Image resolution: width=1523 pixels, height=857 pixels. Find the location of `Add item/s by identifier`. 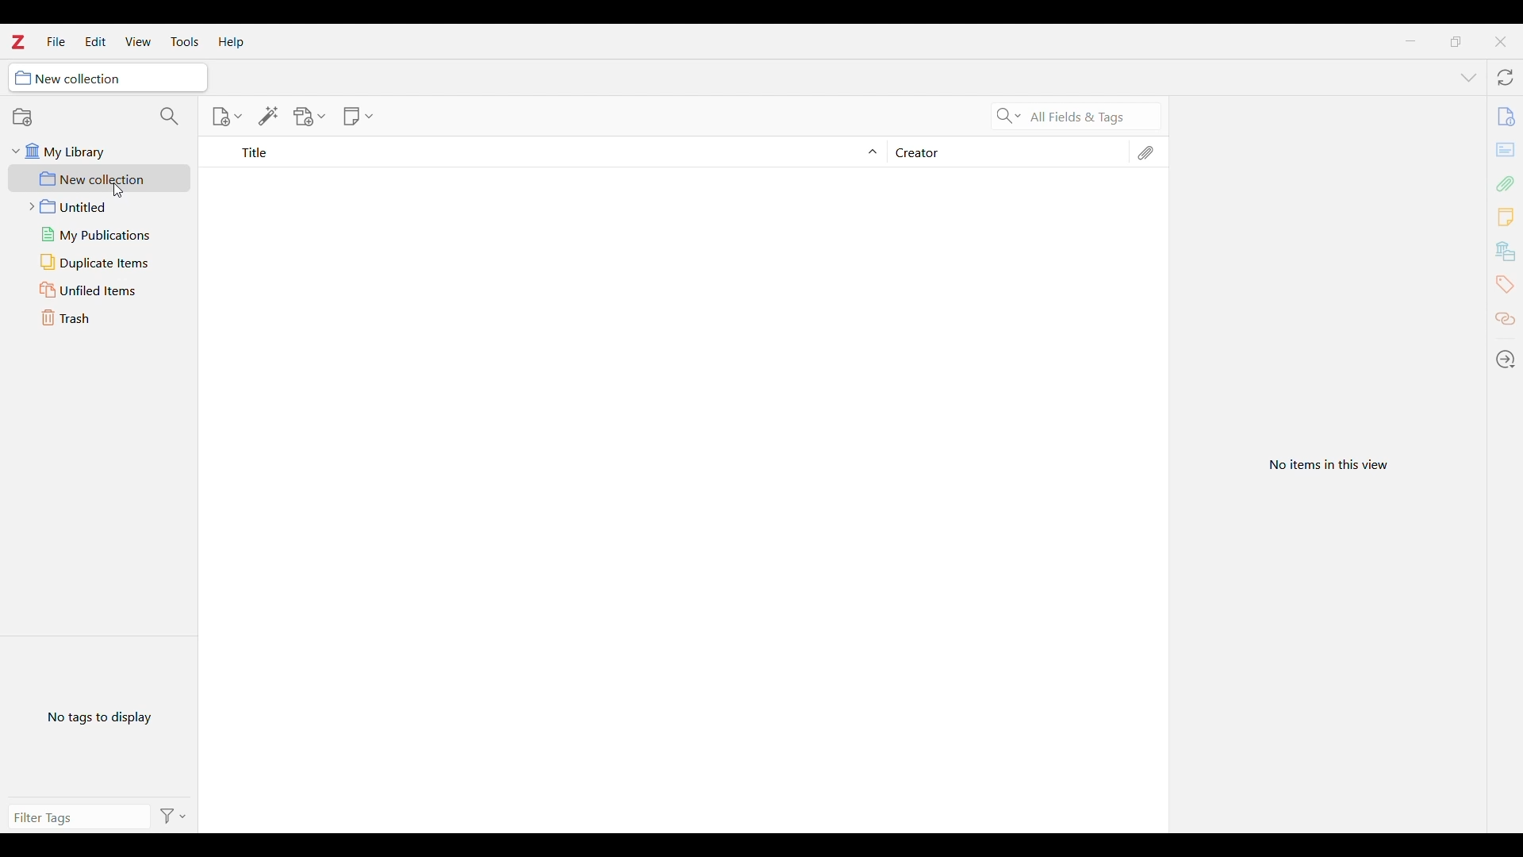

Add item/s by identifier is located at coordinates (269, 117).